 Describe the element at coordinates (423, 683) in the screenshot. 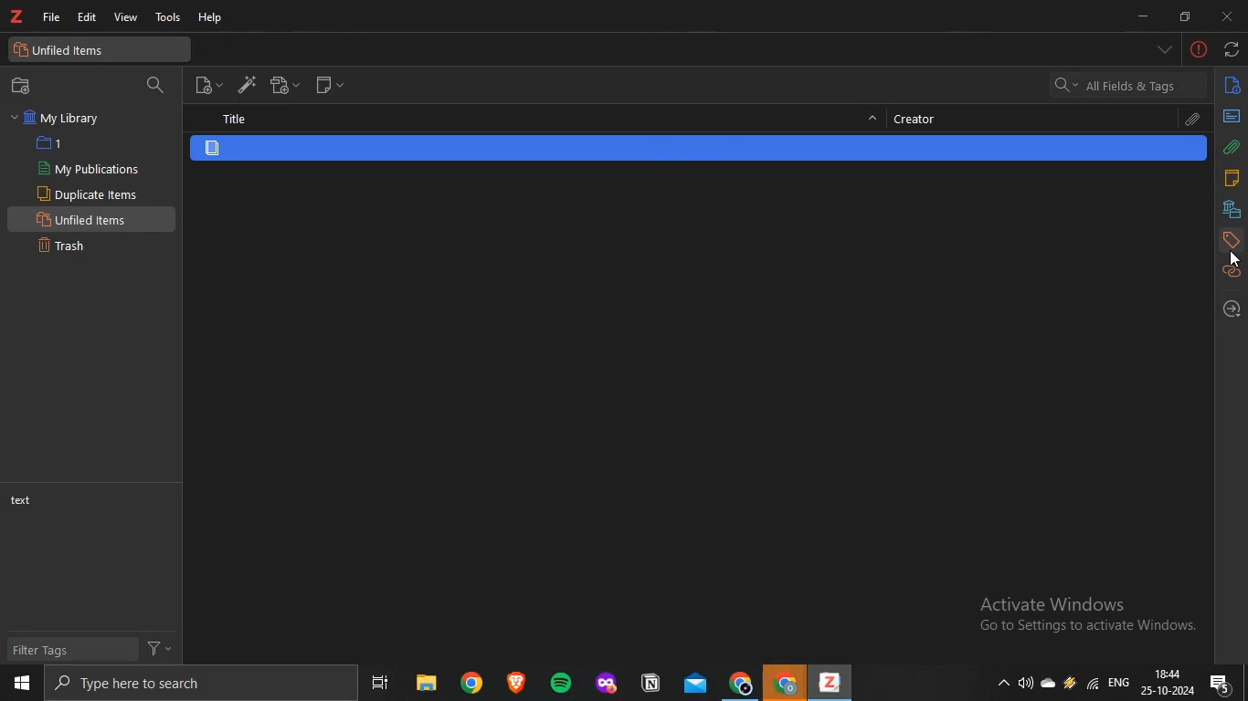

I see `files` at that location.